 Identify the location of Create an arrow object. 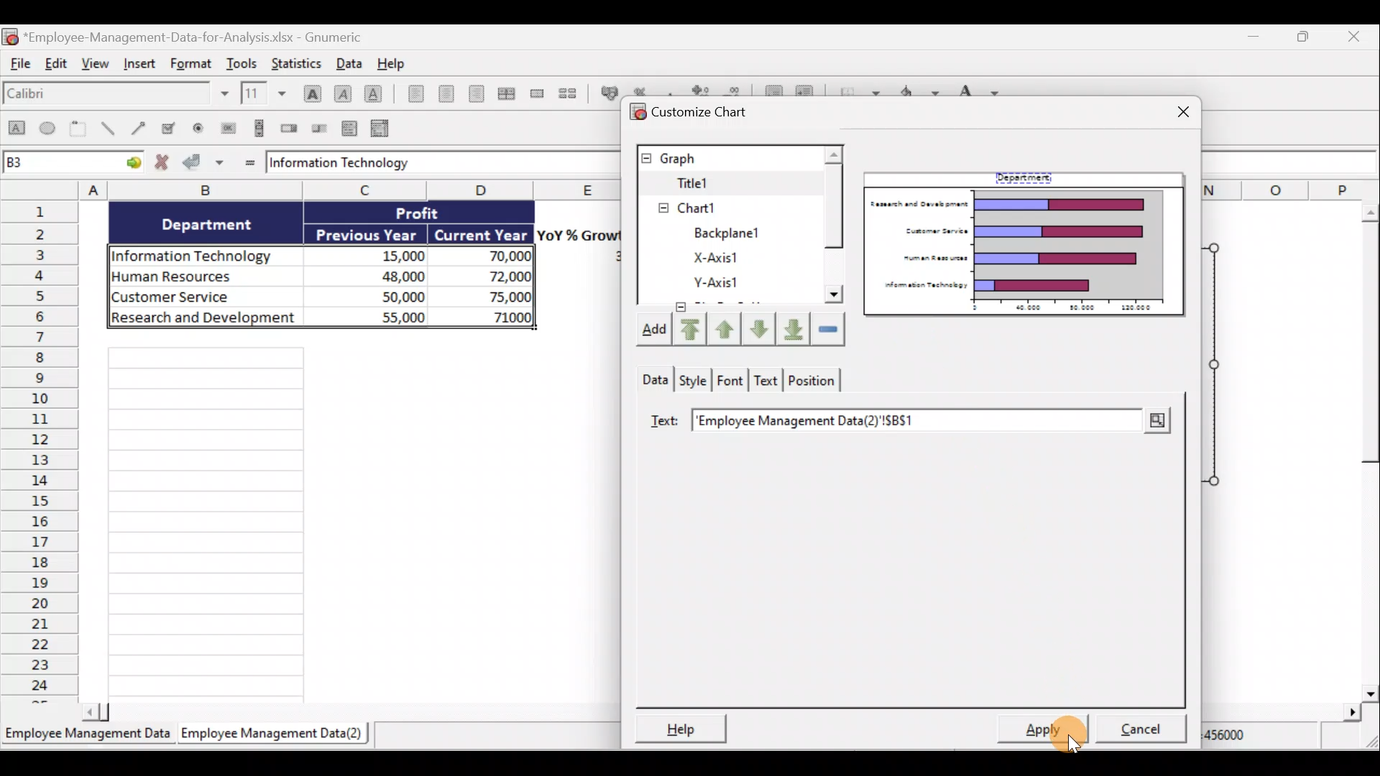
(141, 130).